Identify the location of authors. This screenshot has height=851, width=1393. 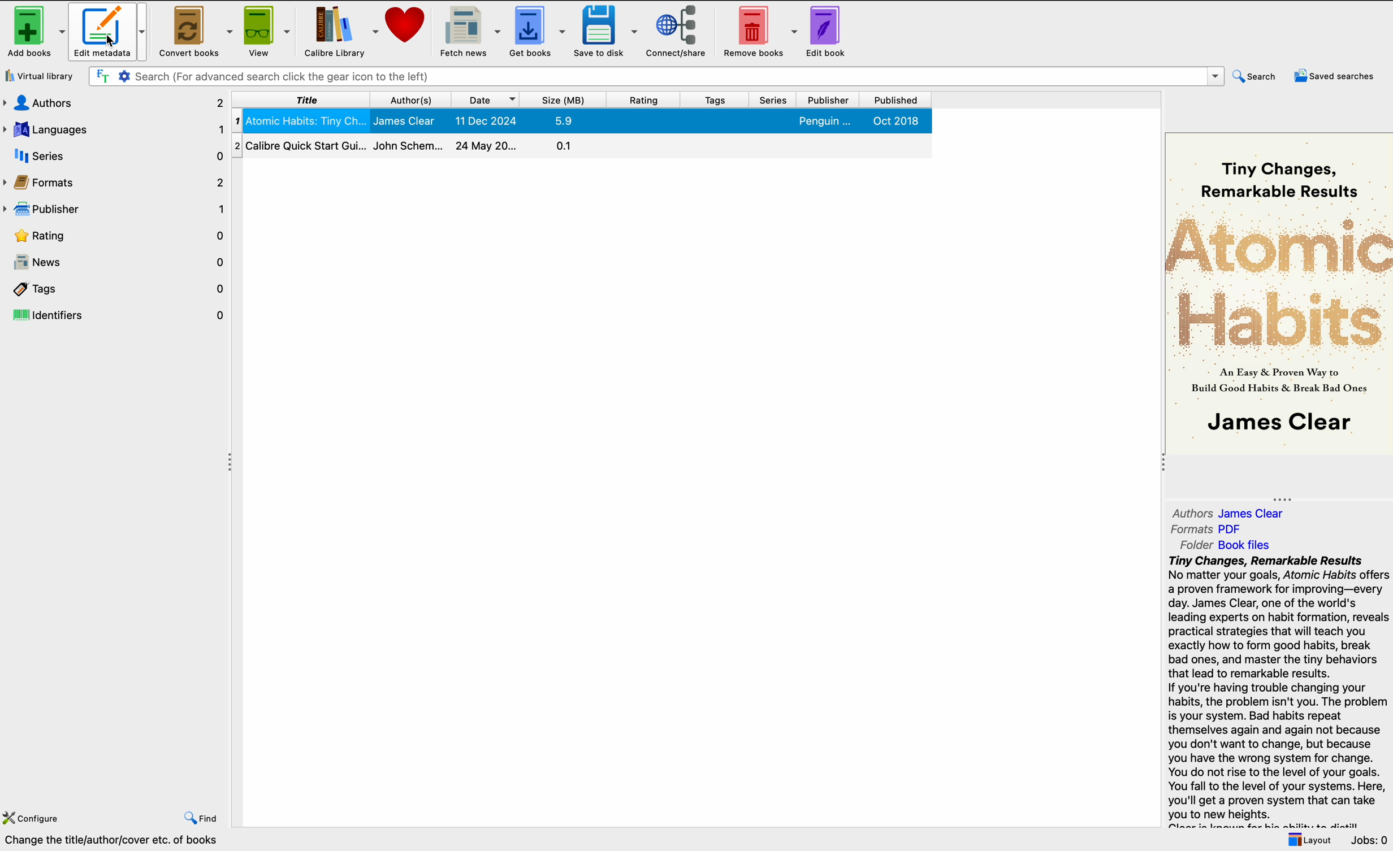
(114, 102).